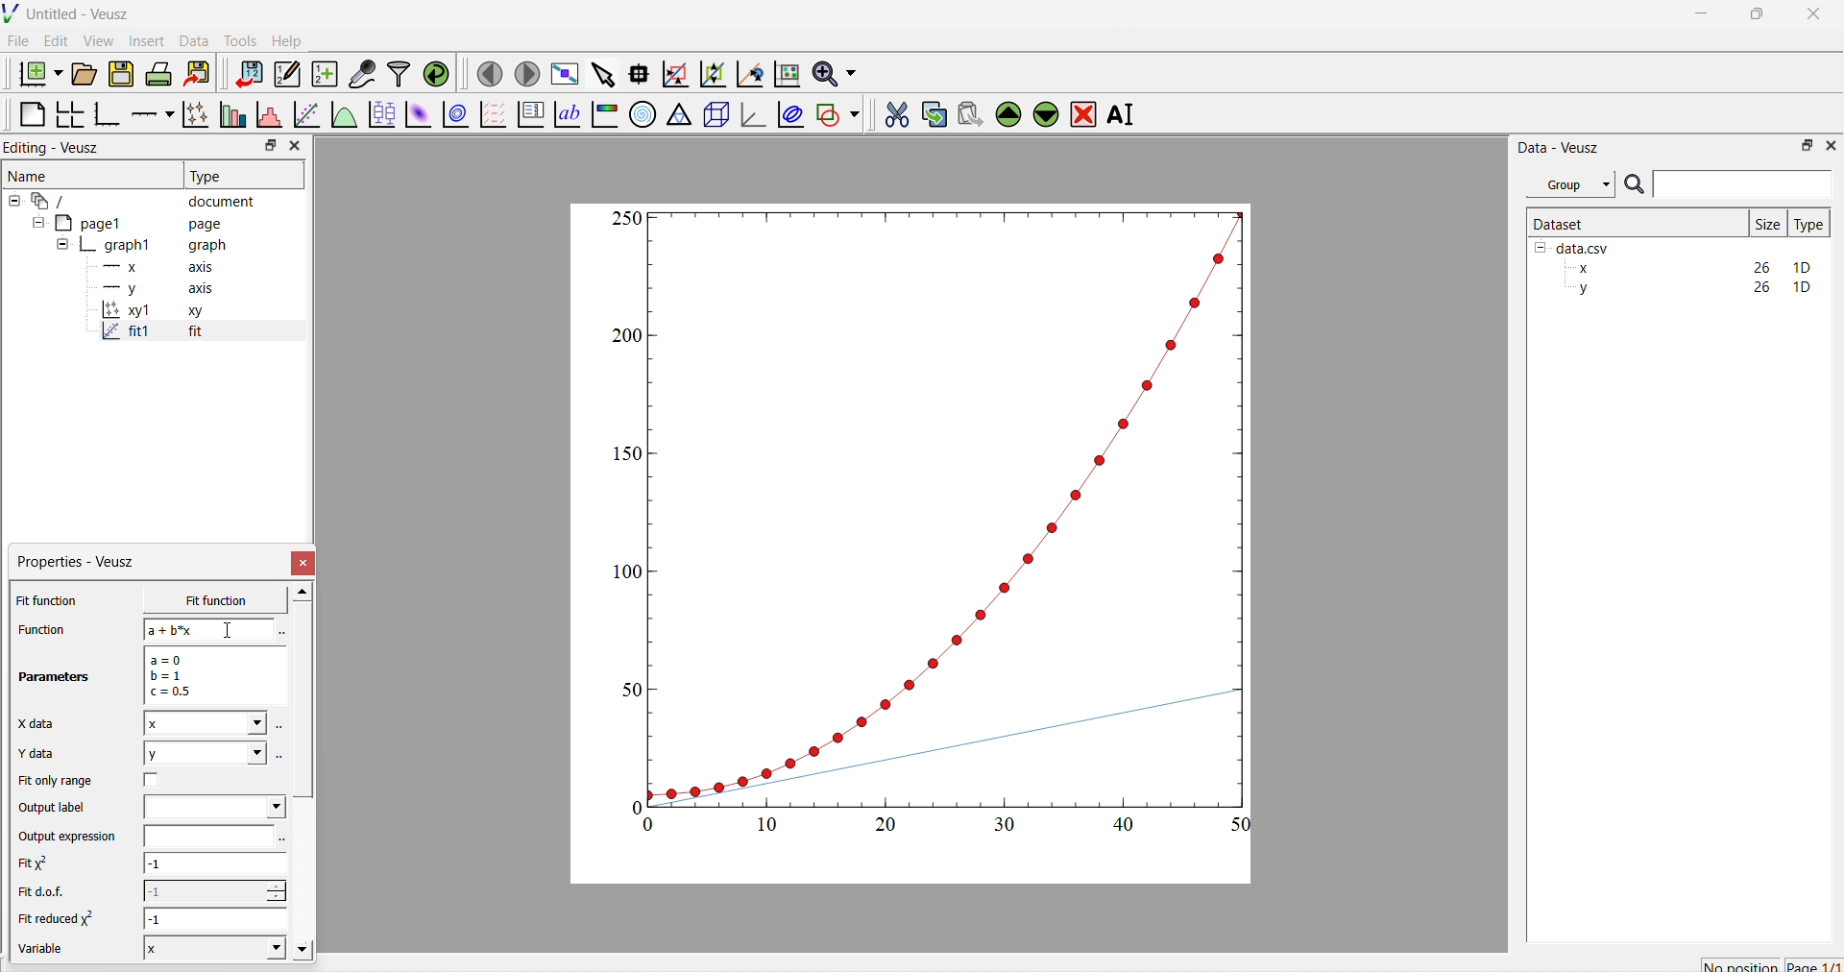 Image resolution: width=1844 pixels, height=972 pixels. Describe the element at coordinates (48, 754) in the screenshot. I see `Y data` at that location.